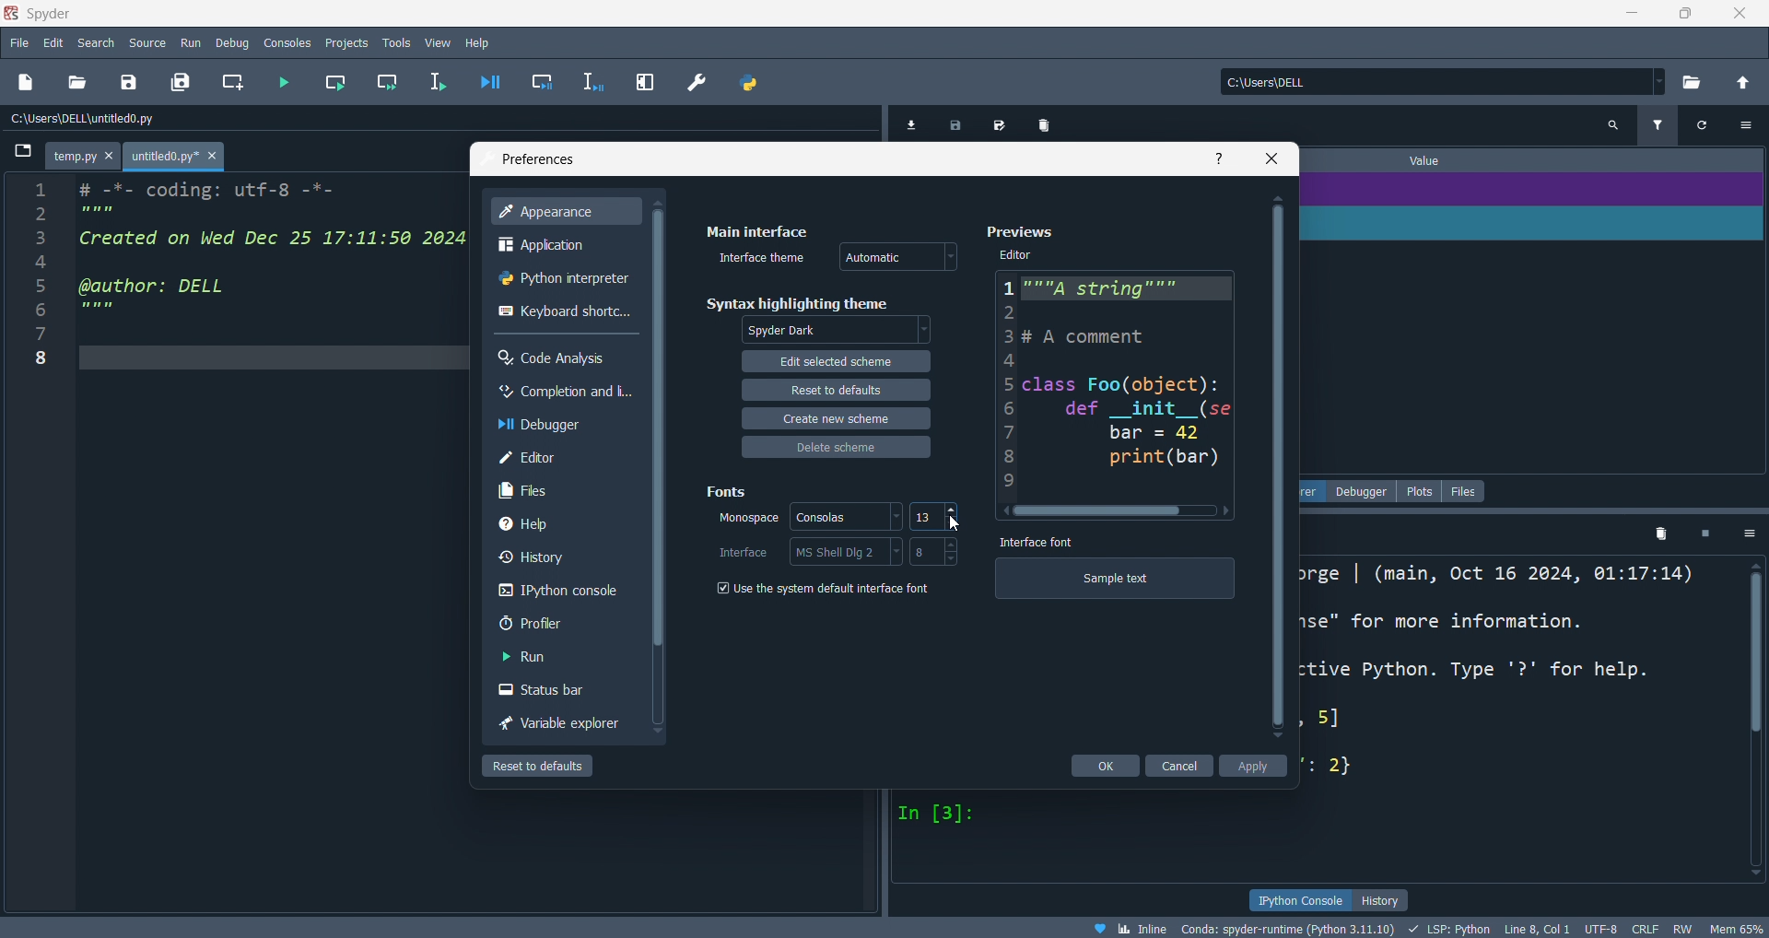  What do you see at coordinates (1369, 490) in the screenshot?
I see `debugger` at bounding box center [1369, 490].